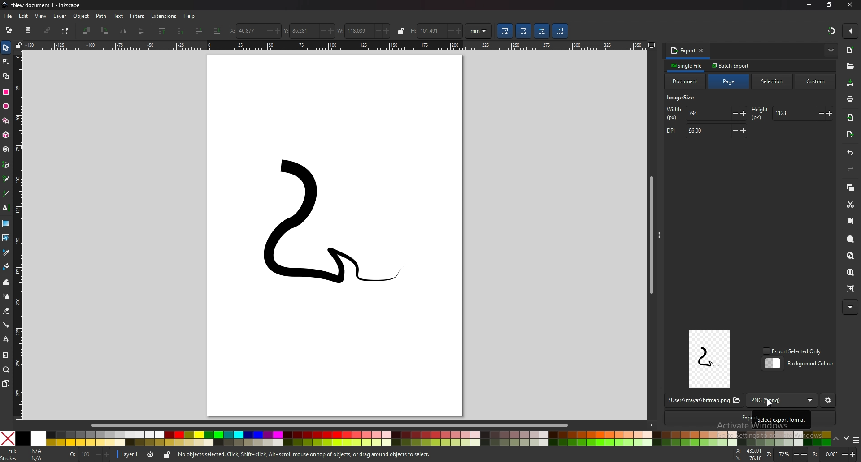 The height and width of the screenshot is (462, 861). I want to click on format, so click(784, 401).